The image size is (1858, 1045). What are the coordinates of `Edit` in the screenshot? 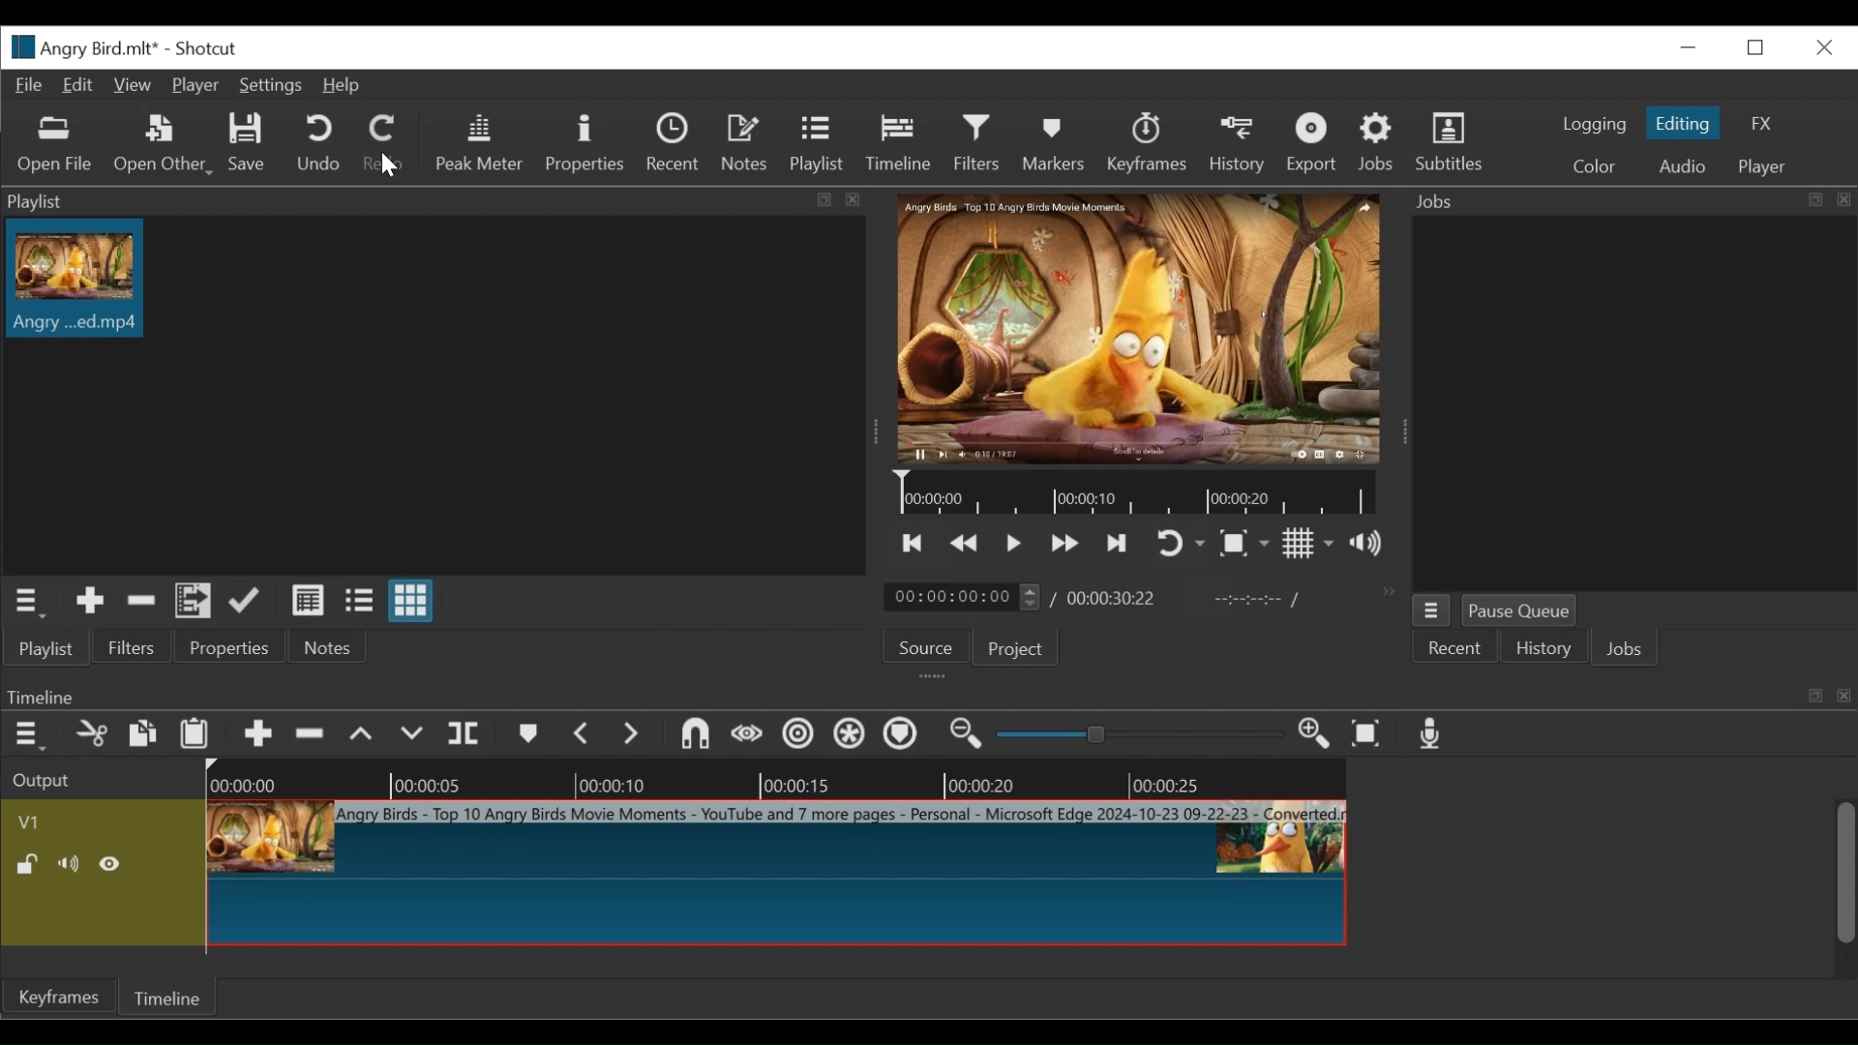 It's located at (78, 86).